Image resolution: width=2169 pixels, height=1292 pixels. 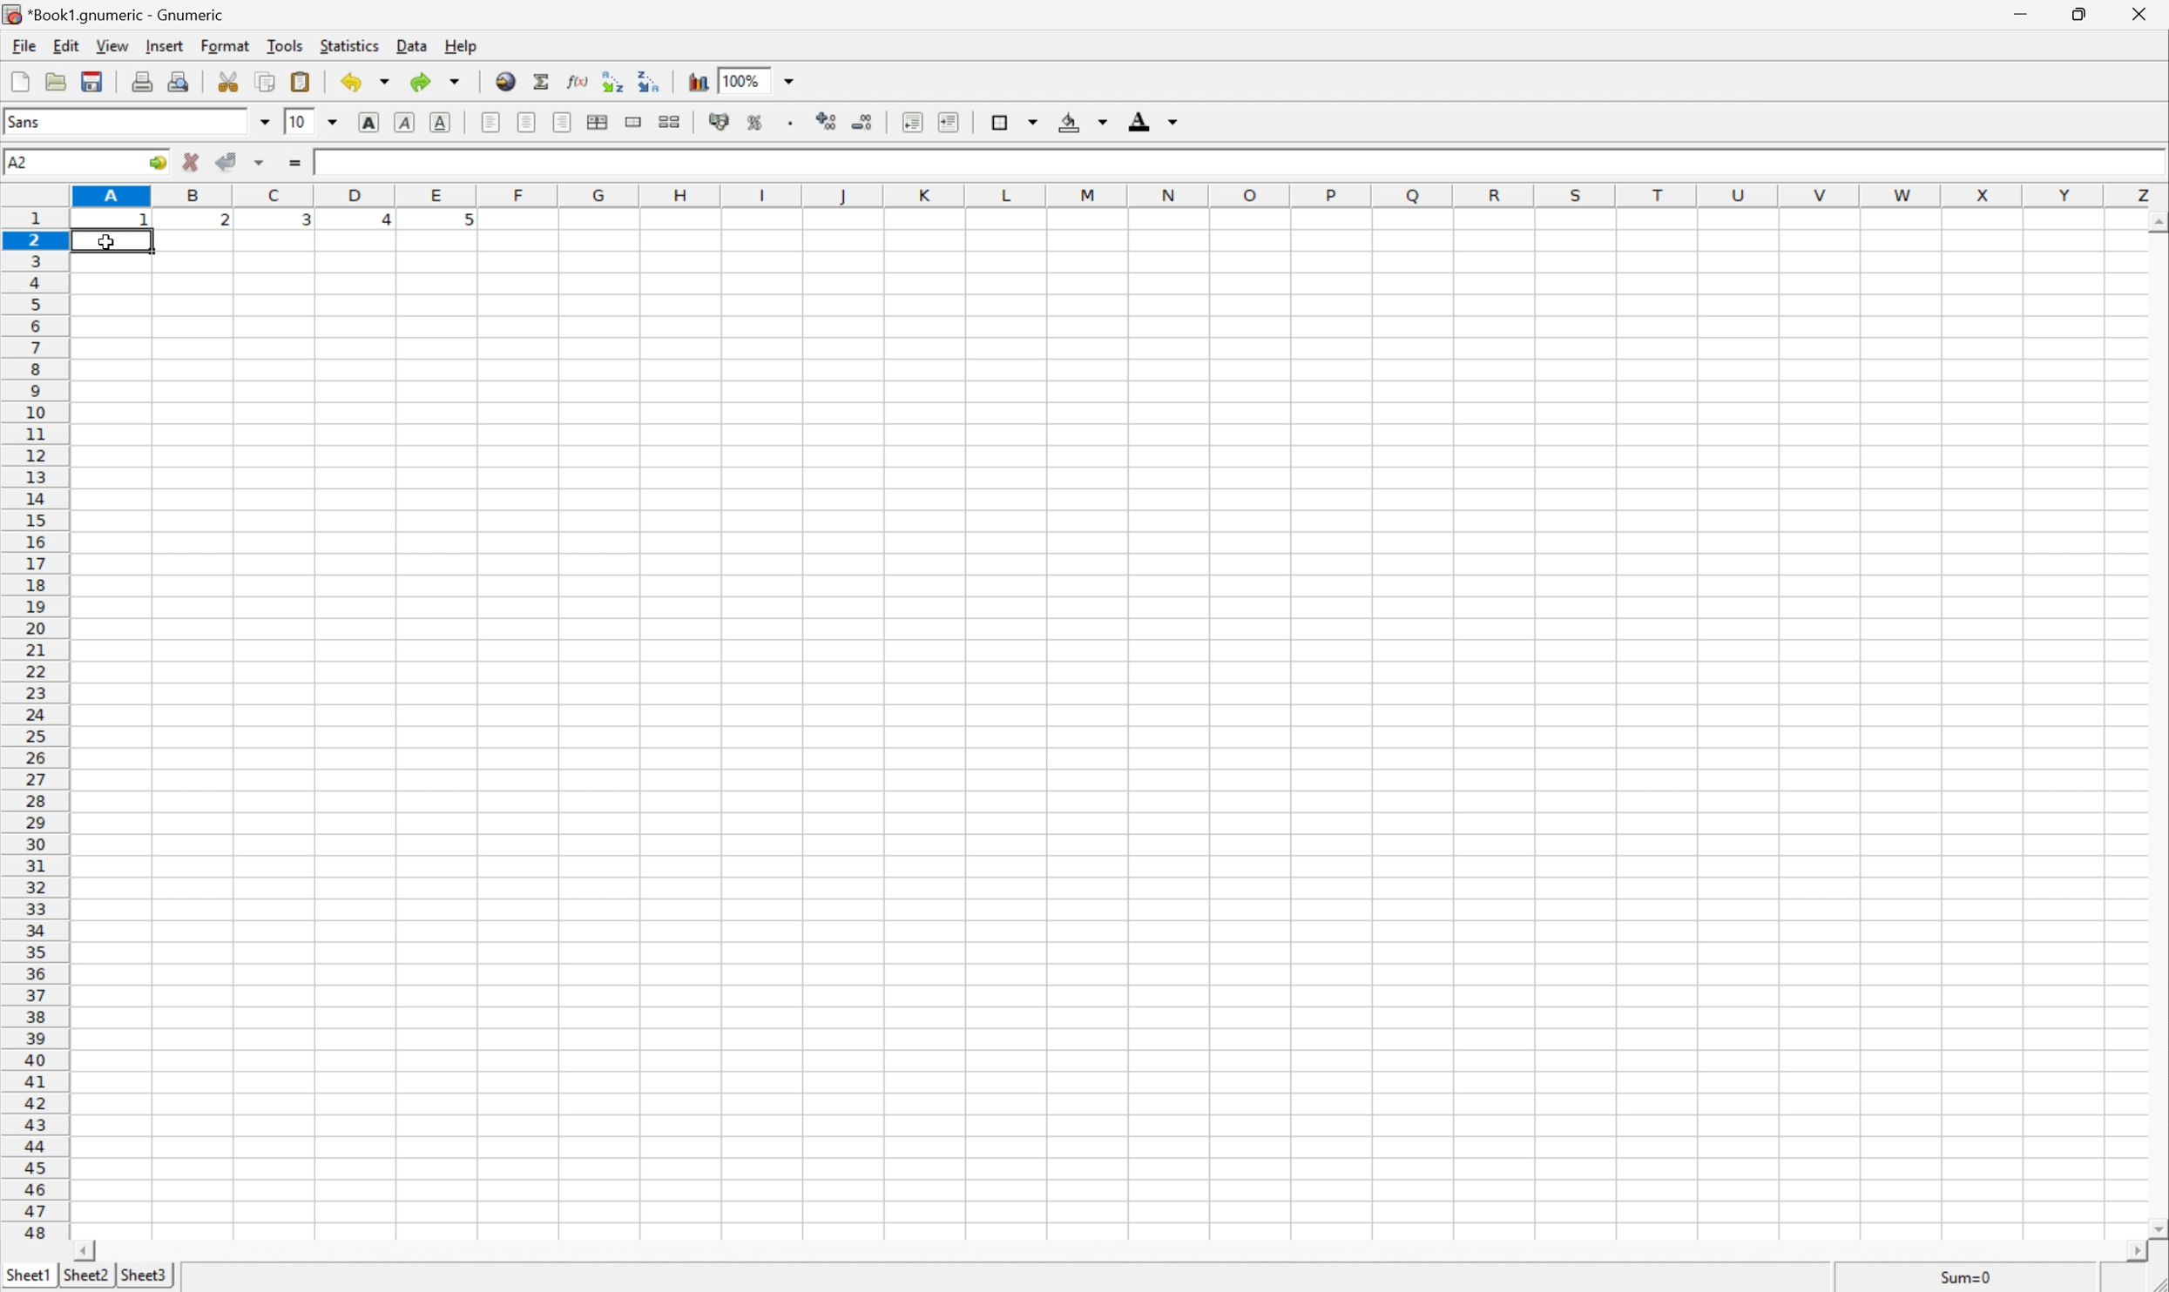 What do you see at coordinates (286, 46) in the screenshot?
I see `tools` at bounding box center [286, 46].